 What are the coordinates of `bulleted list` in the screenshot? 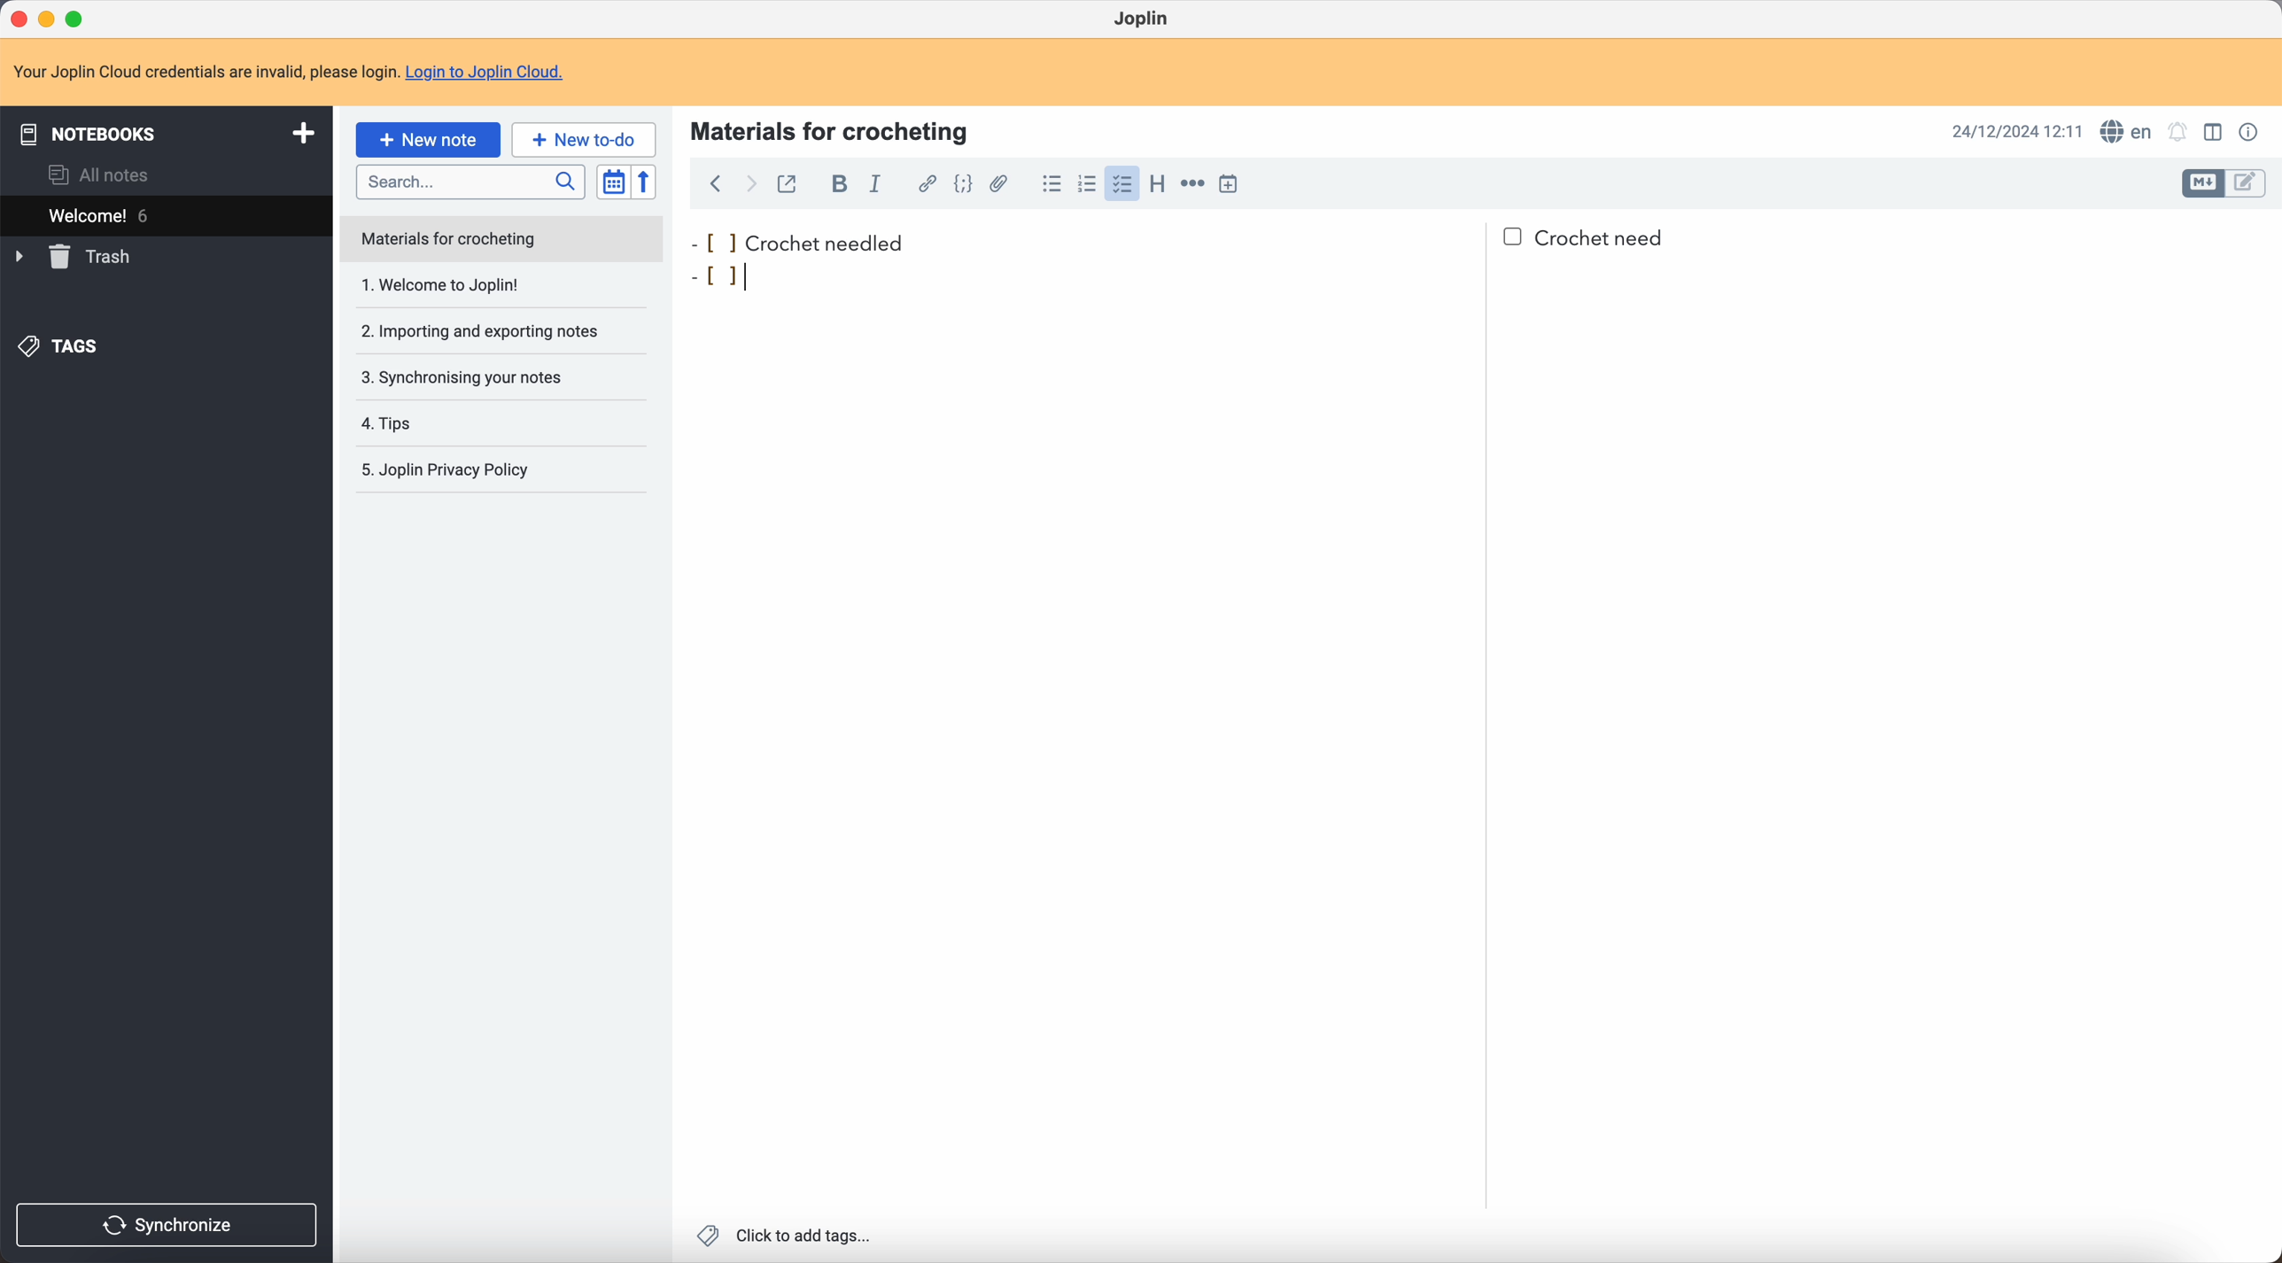 It's located at (1050, 183).